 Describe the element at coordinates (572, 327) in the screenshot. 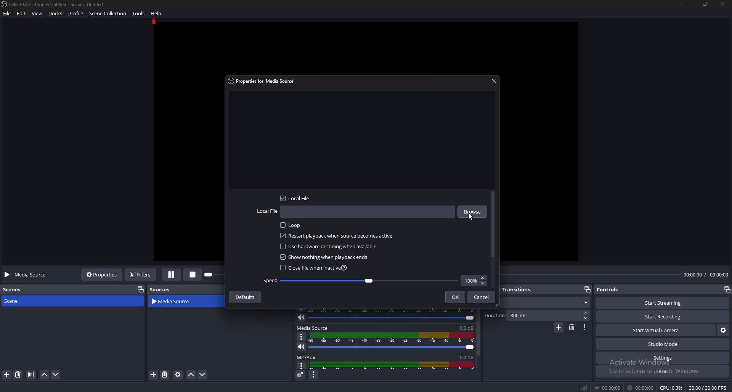

I see `Remove configurable transitions` at that location.